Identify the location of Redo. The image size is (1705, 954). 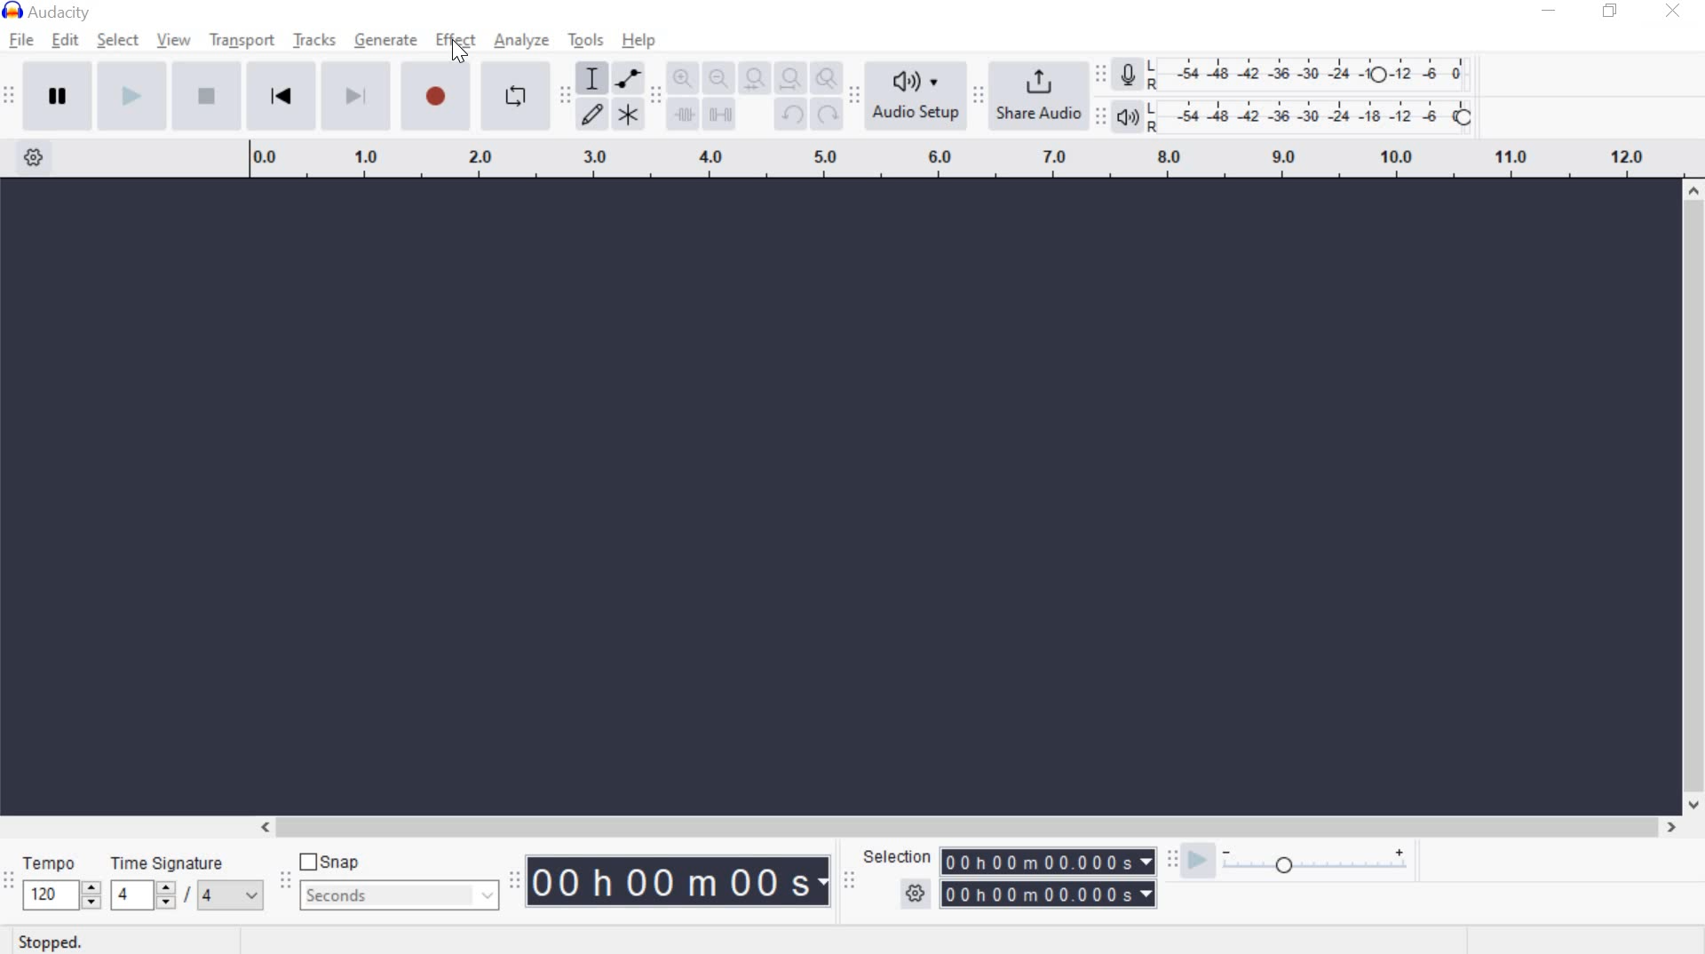
(828, 115).